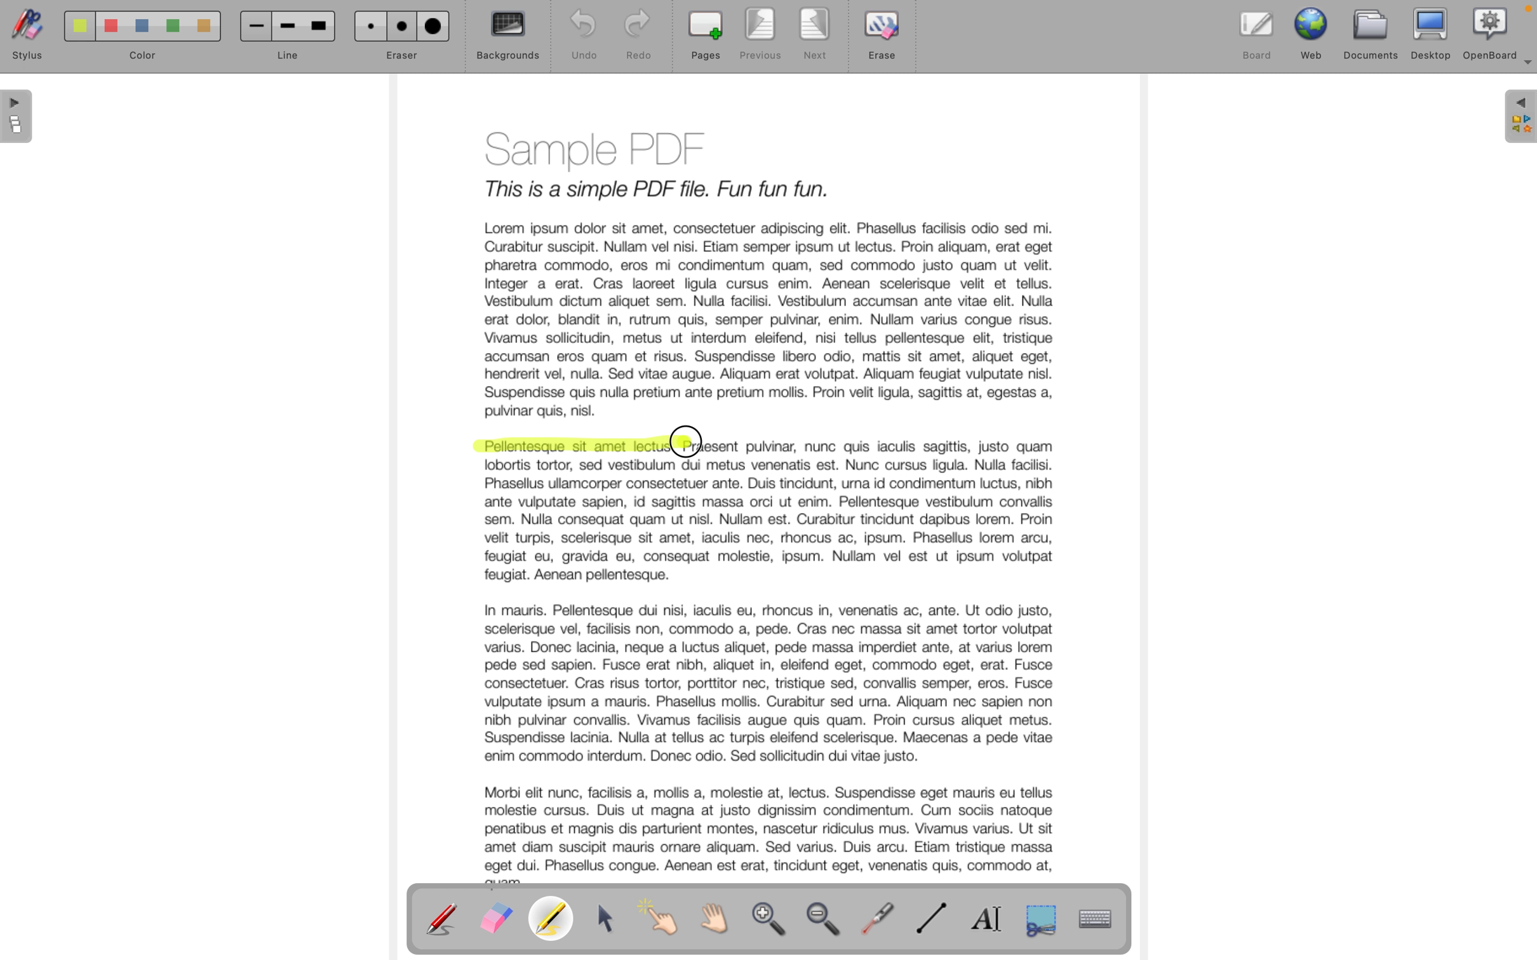  I want to click on select, so click(608, 919).